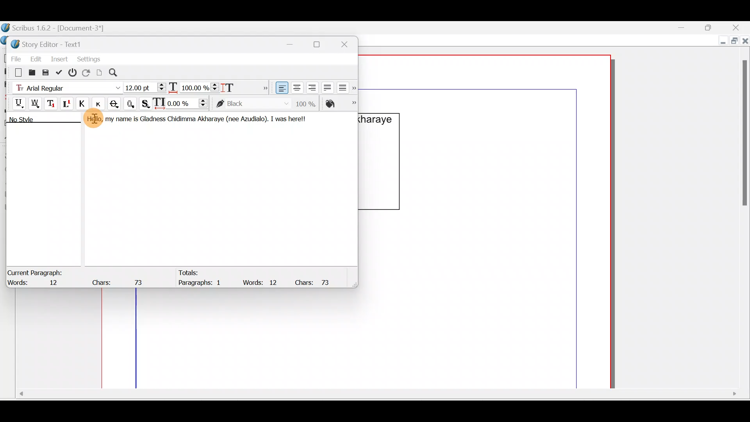 This screenshot has height=422, width=750. What do you see at coordinates (121, 121) in the screenshot?
I see `my name is` at bounding box center [121, 121].